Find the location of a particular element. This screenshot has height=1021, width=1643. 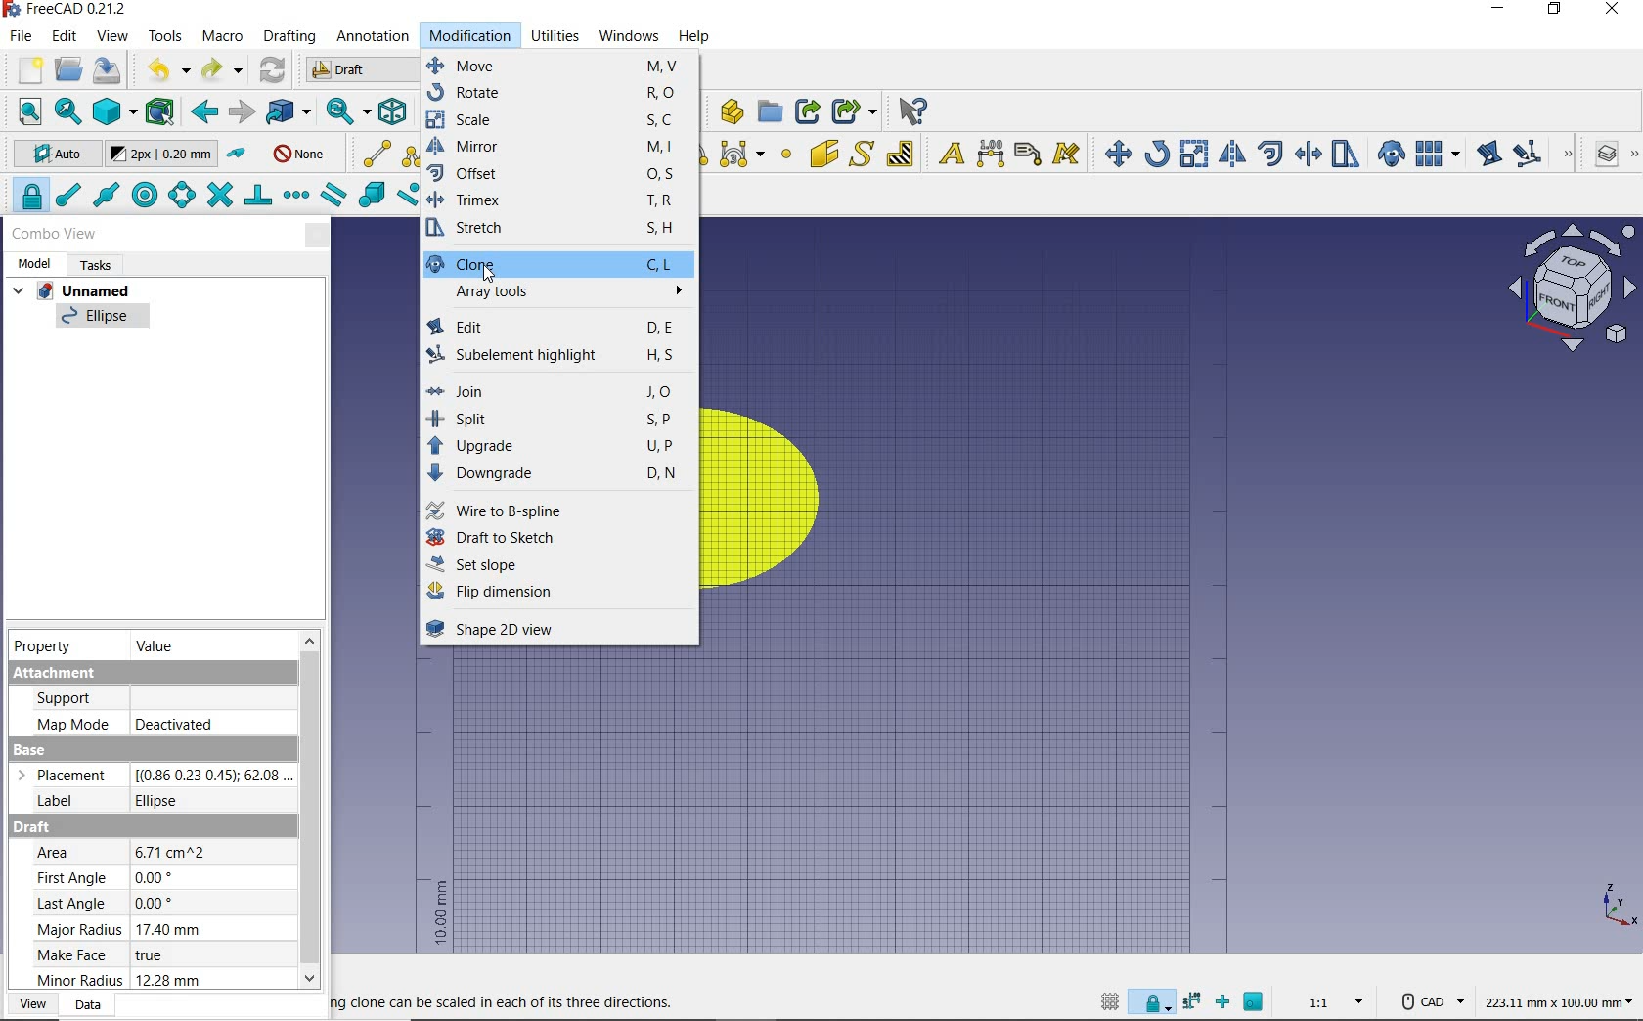

clone is located at coordinates (1389, 153).